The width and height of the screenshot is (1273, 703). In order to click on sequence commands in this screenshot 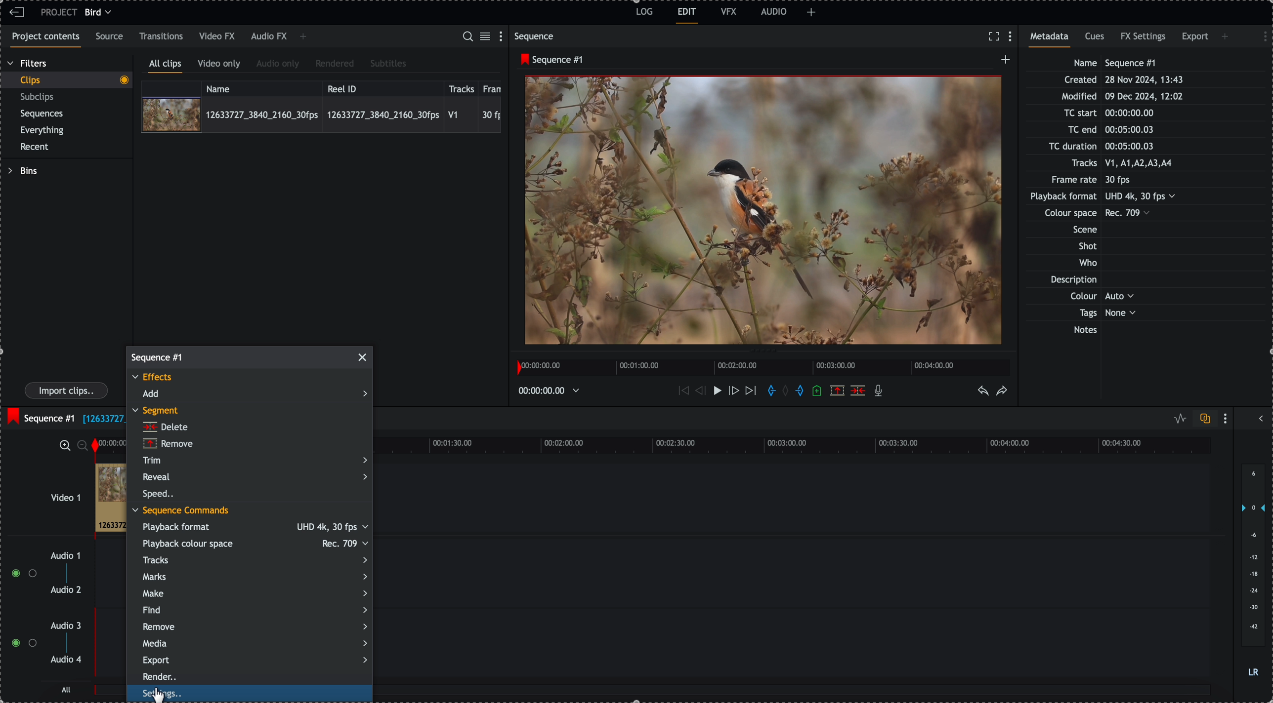, I will do `click(181, 511)`.